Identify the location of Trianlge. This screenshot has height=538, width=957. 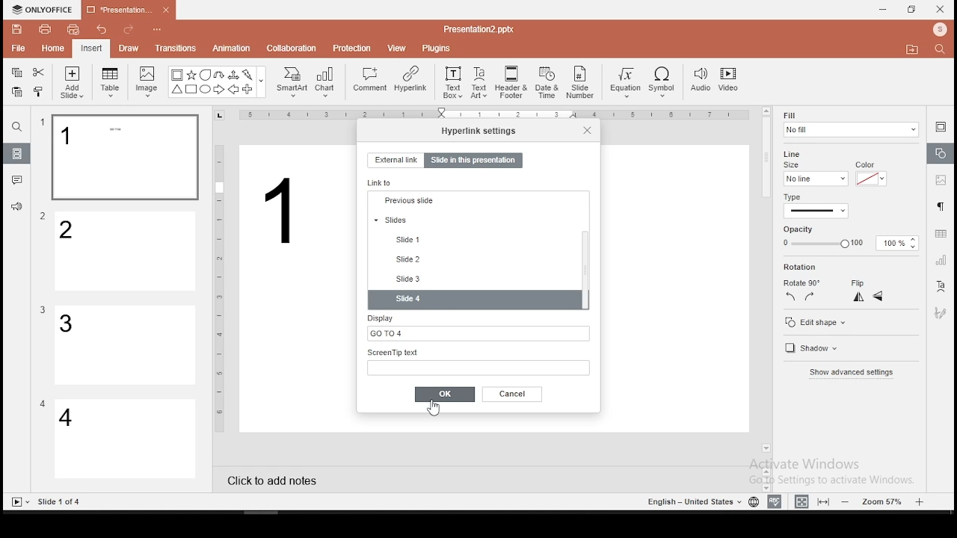
(176, 90).